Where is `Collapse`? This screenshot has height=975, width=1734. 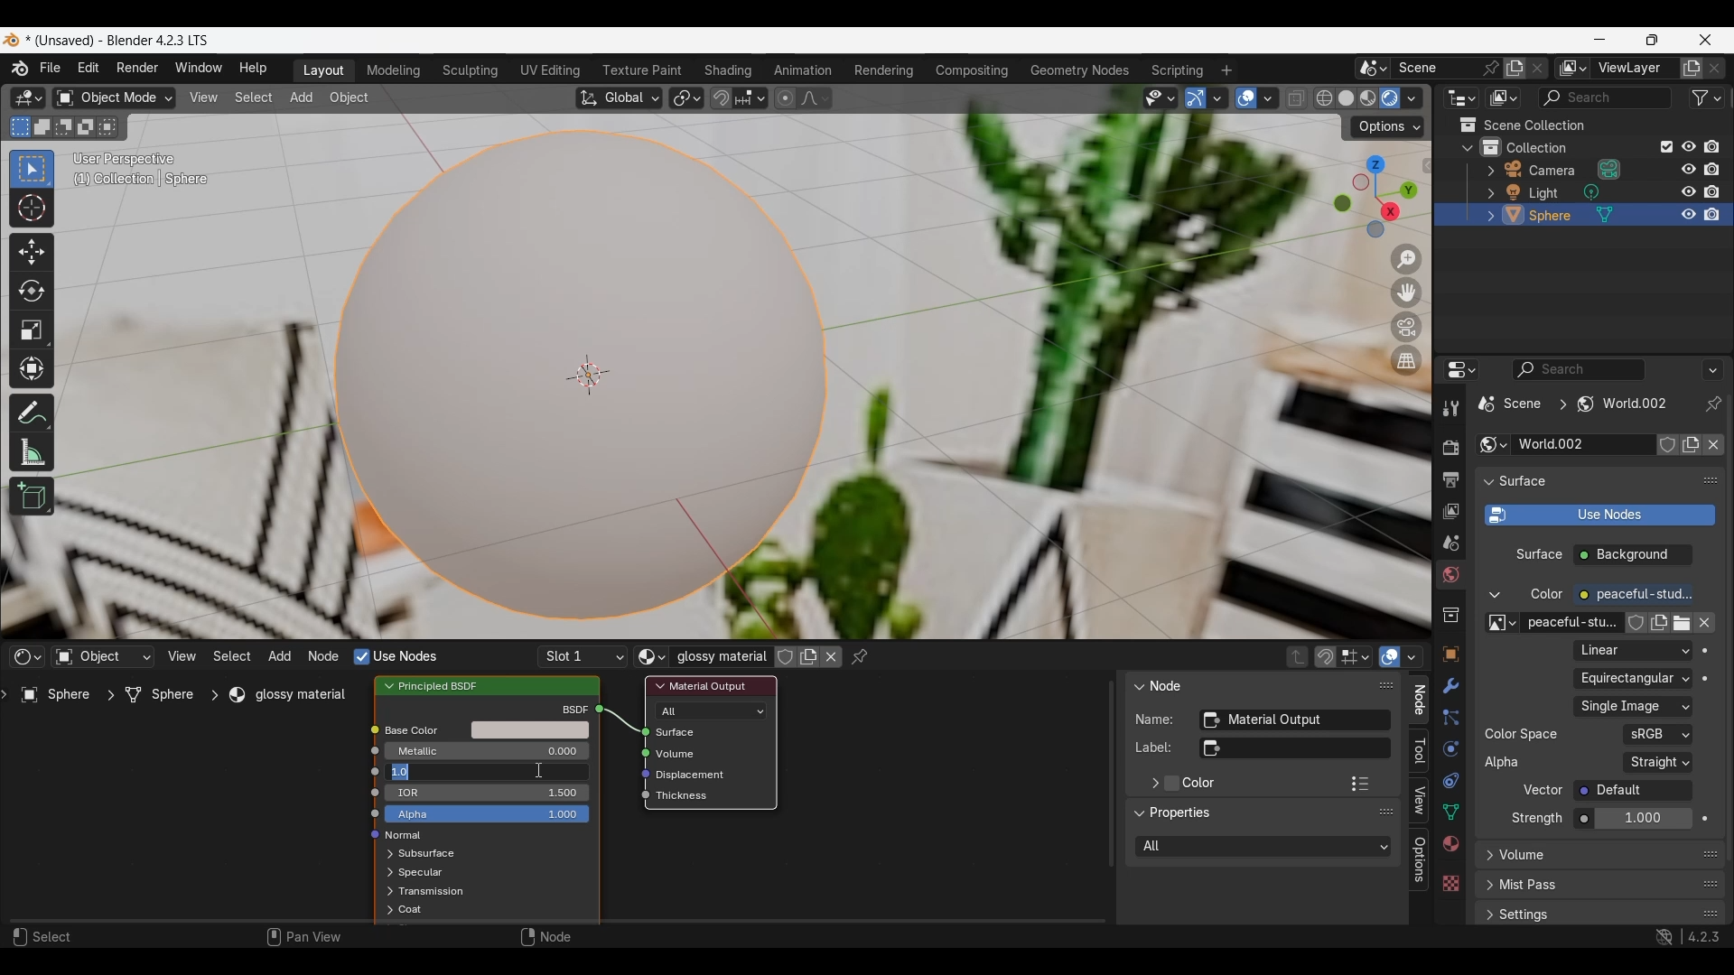 Collapse is located at coordinates (1137, 685).